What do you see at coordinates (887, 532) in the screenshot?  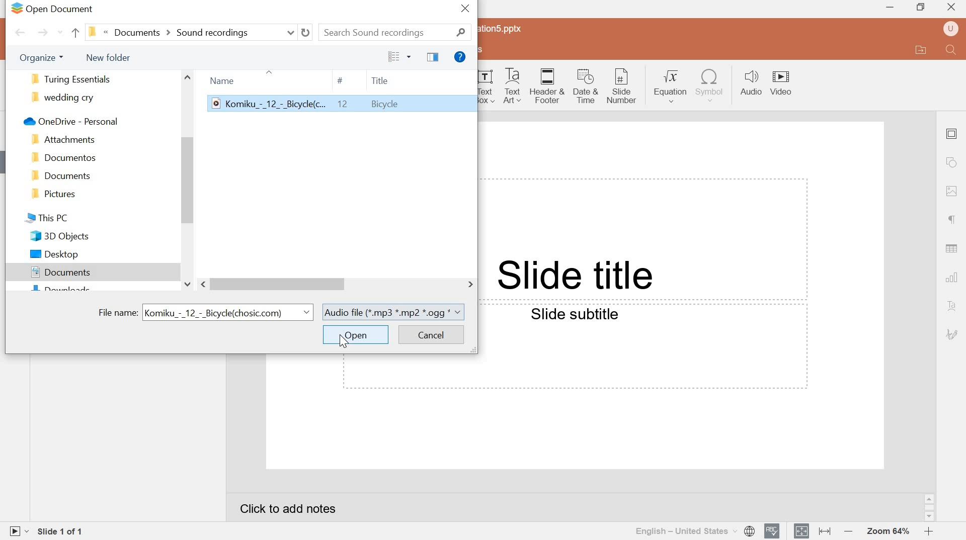 I see `Zoom` at bounding box center [887, 532].